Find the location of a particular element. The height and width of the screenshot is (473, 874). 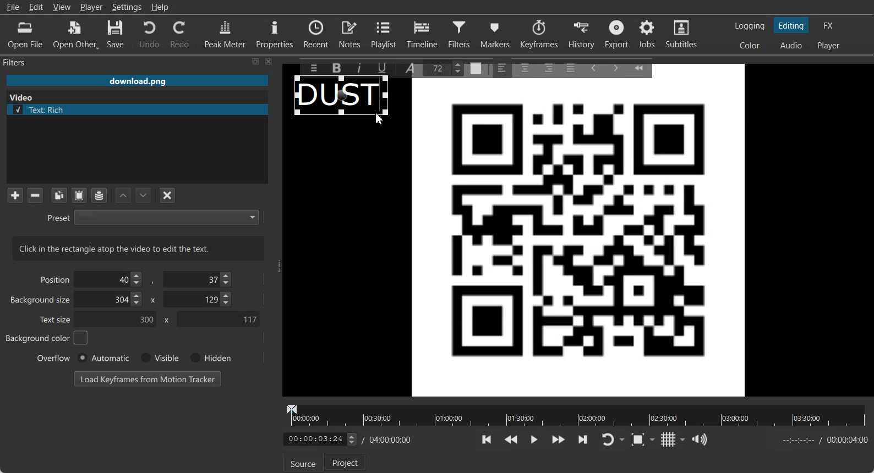

Drop down box is located at coordinates (683, 439).